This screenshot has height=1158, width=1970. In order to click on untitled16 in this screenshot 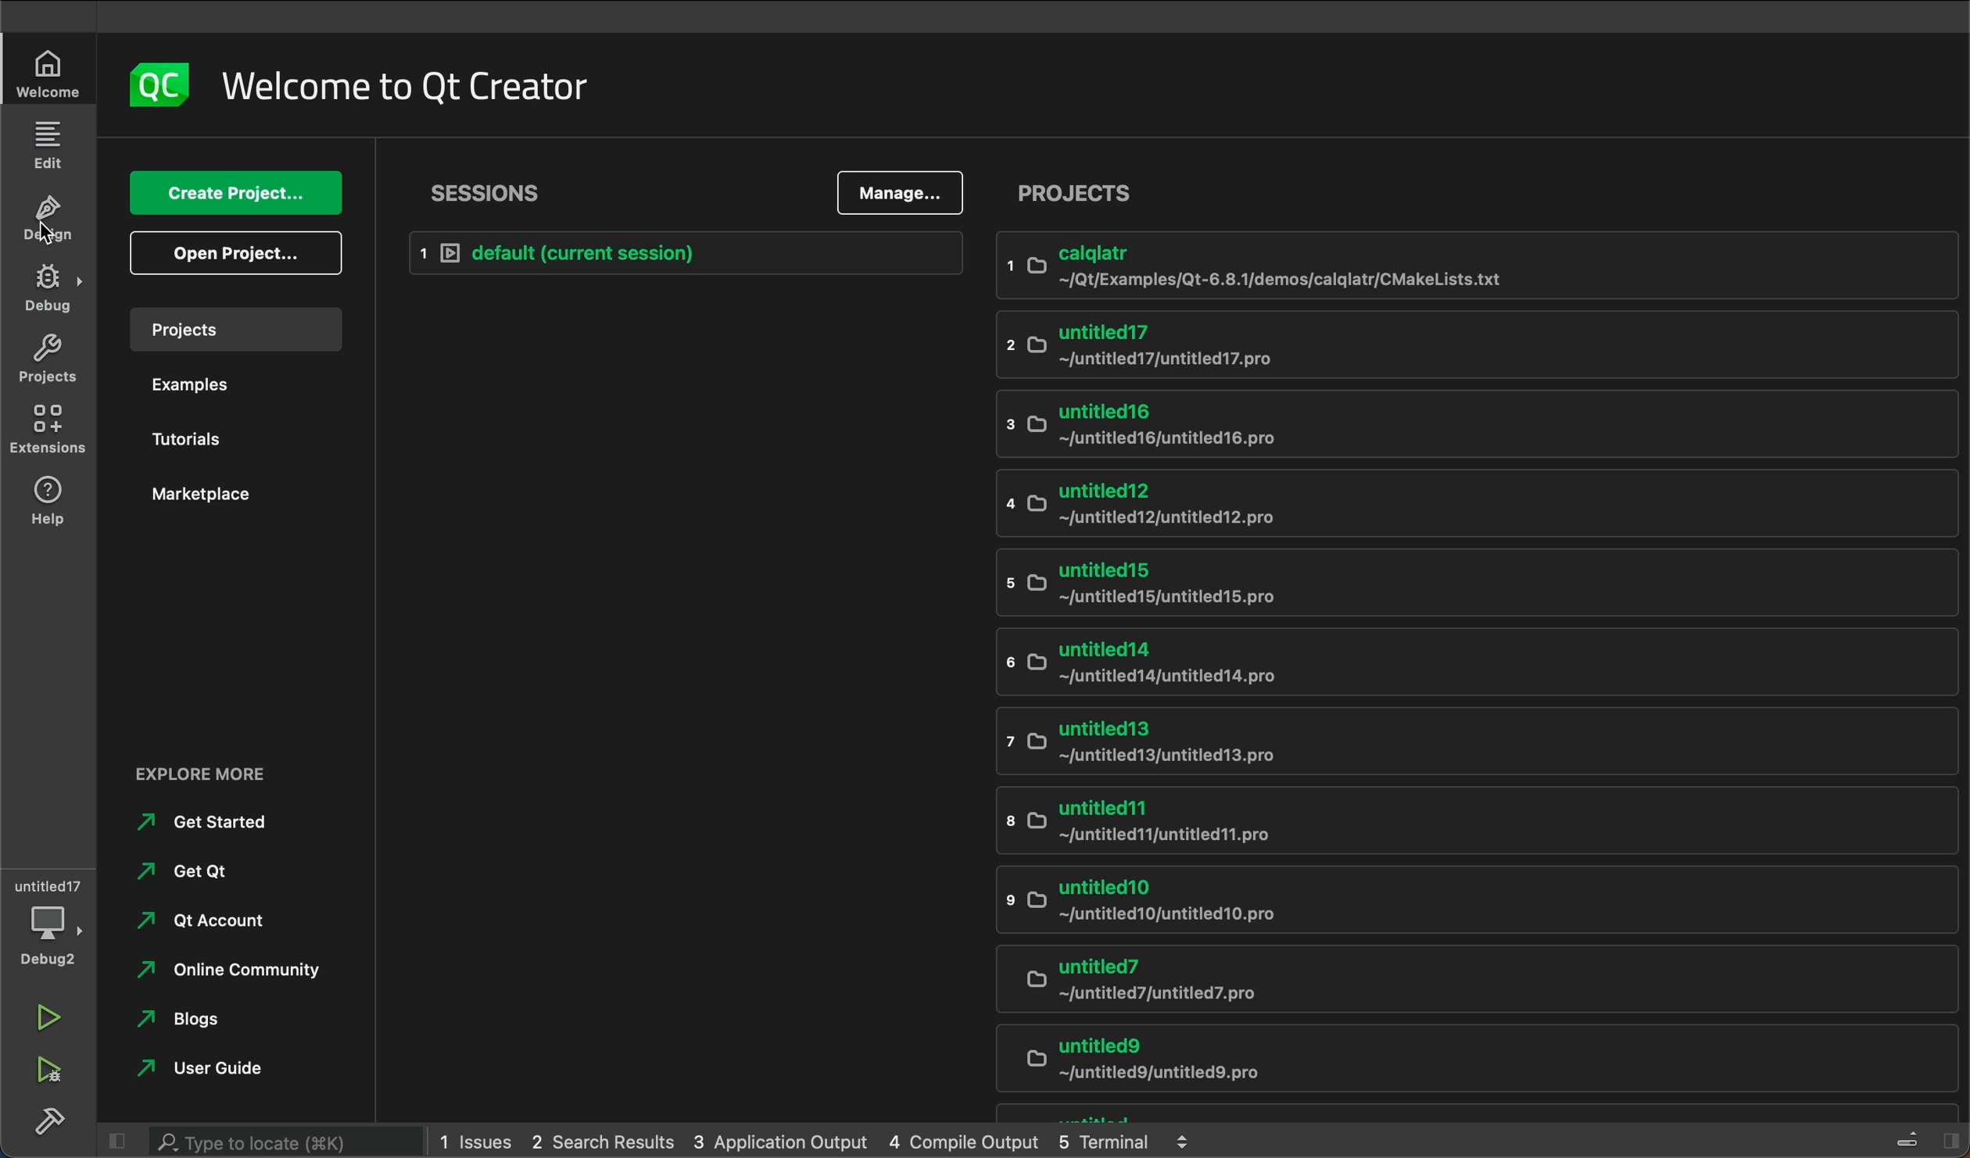, I will do `click(1460, 426)`.